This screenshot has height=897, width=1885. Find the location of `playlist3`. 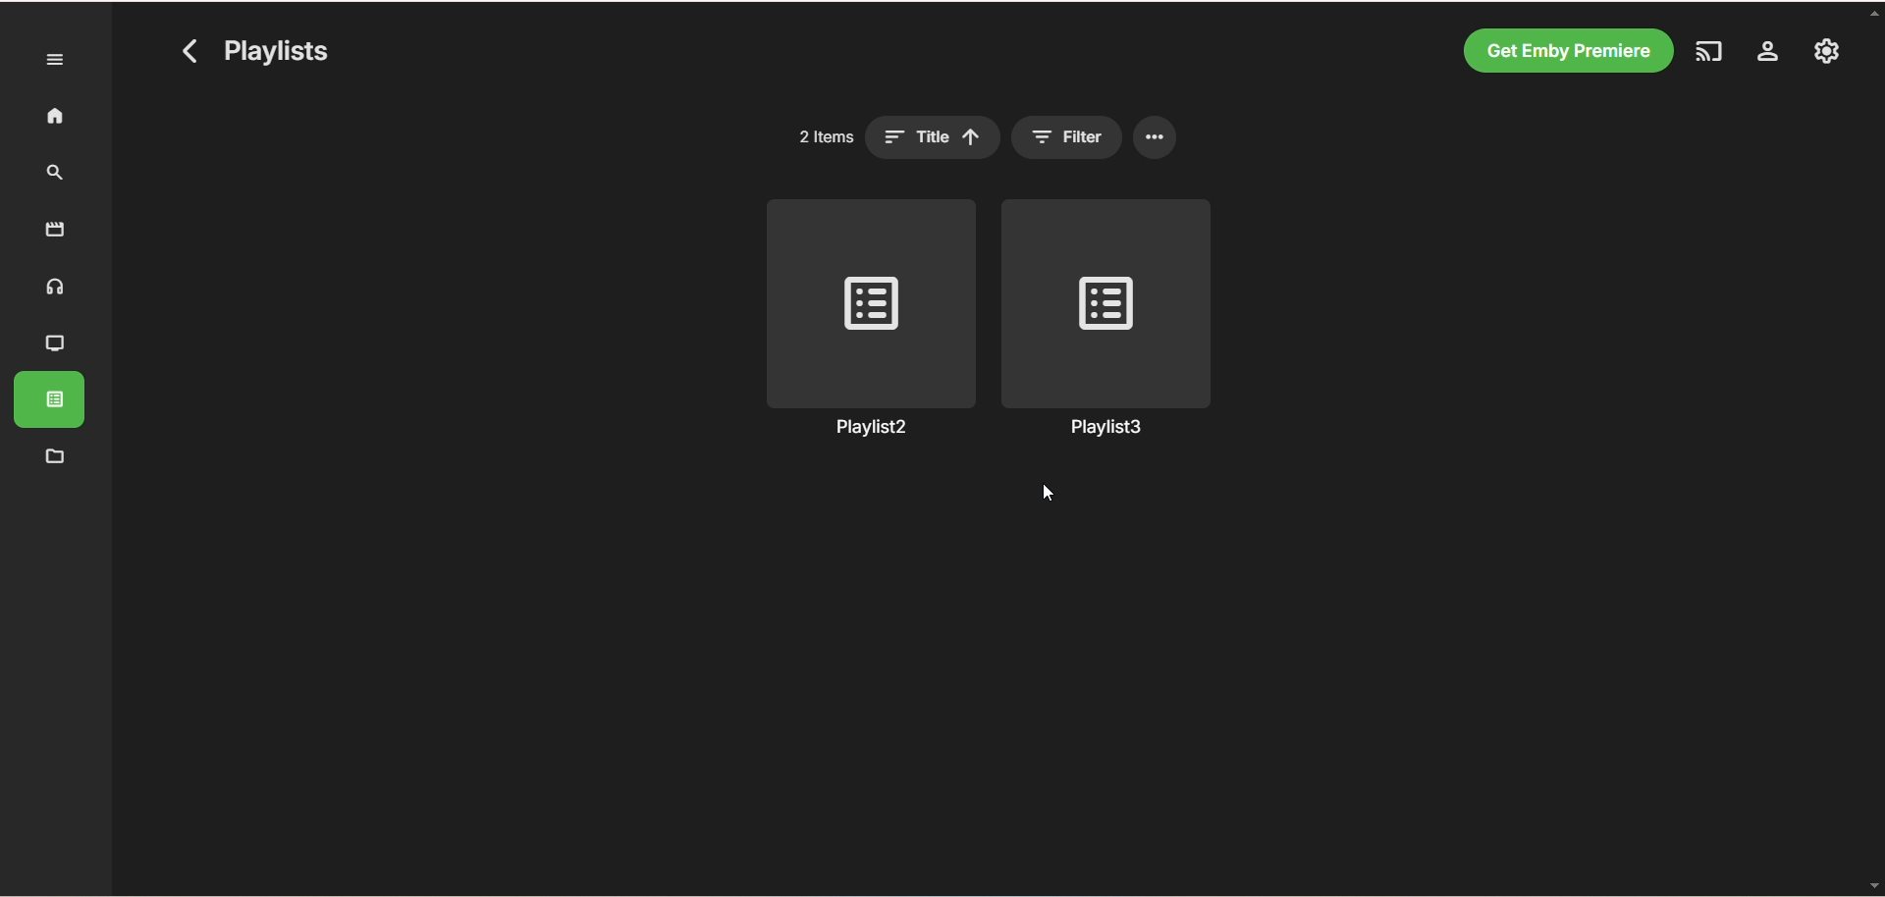

playlist3 is located at coordinates (1106, 319).